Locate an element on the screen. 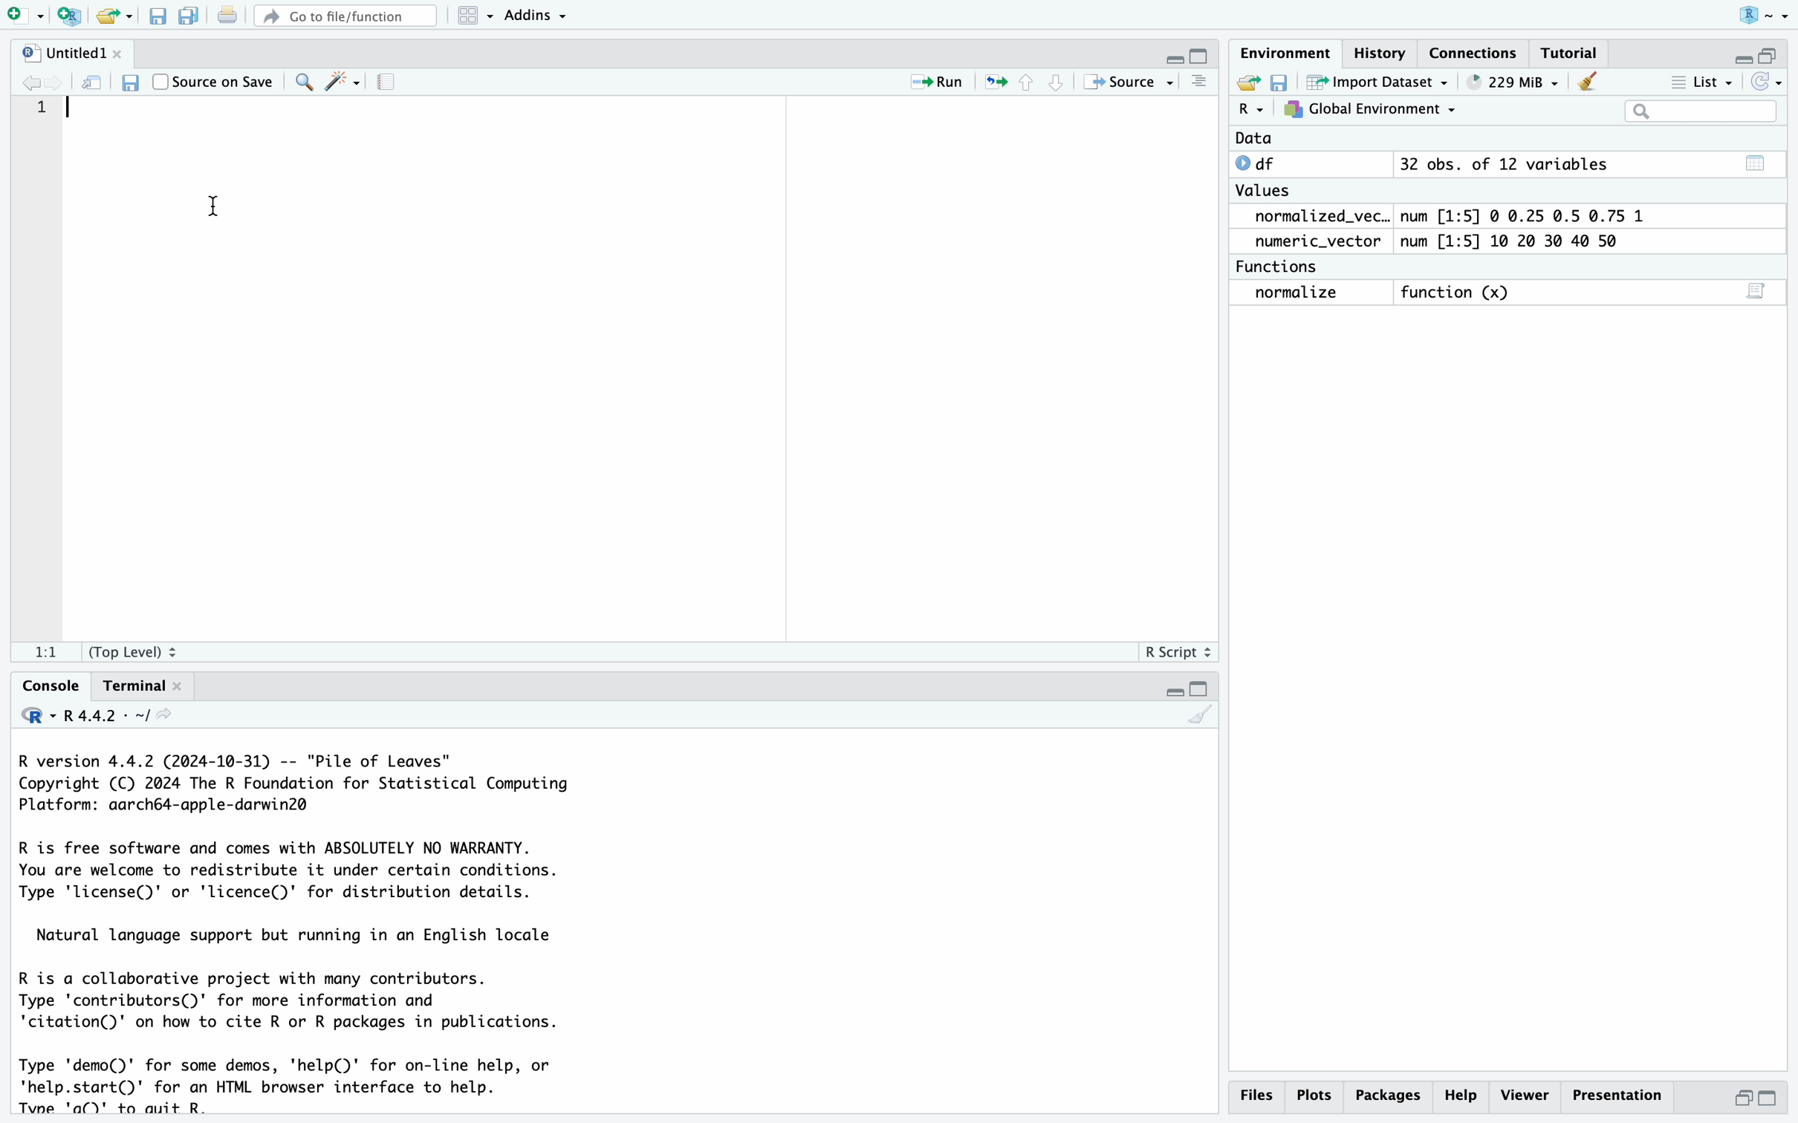  search bar is located at coordinates (1702, 112).